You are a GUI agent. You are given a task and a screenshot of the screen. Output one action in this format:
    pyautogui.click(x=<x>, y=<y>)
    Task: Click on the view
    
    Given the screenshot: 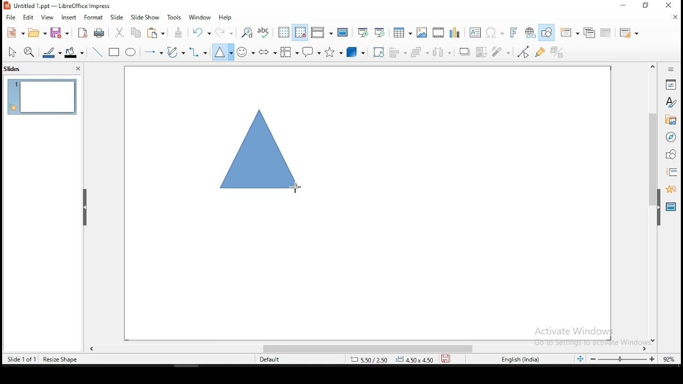 What is the action you would take?
    pyautogui.click(x=47, y=18)
    